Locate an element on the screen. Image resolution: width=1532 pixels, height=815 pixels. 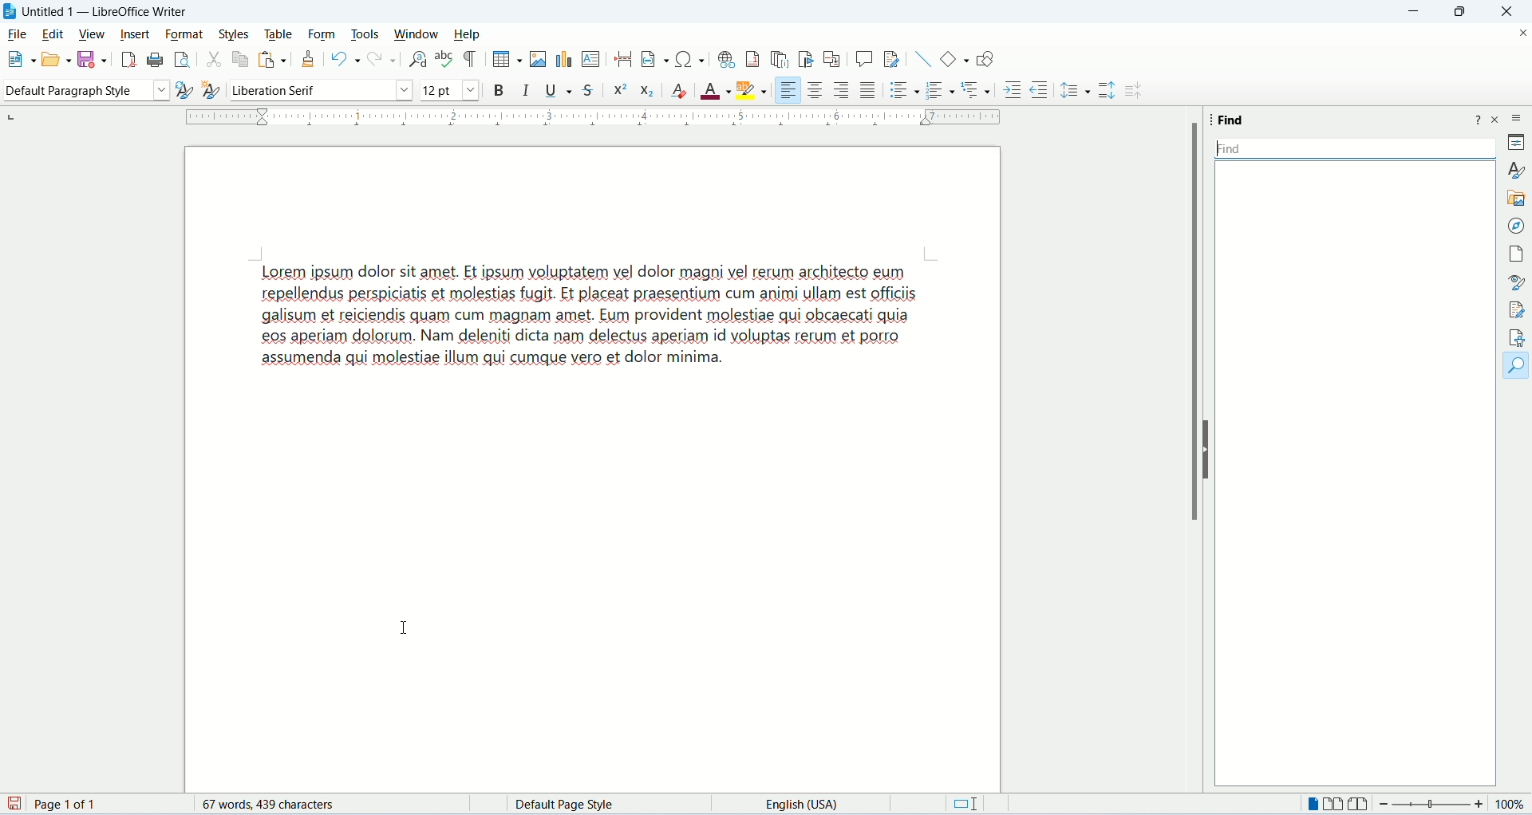
CURSOR is located at coordinates (1220, 150).